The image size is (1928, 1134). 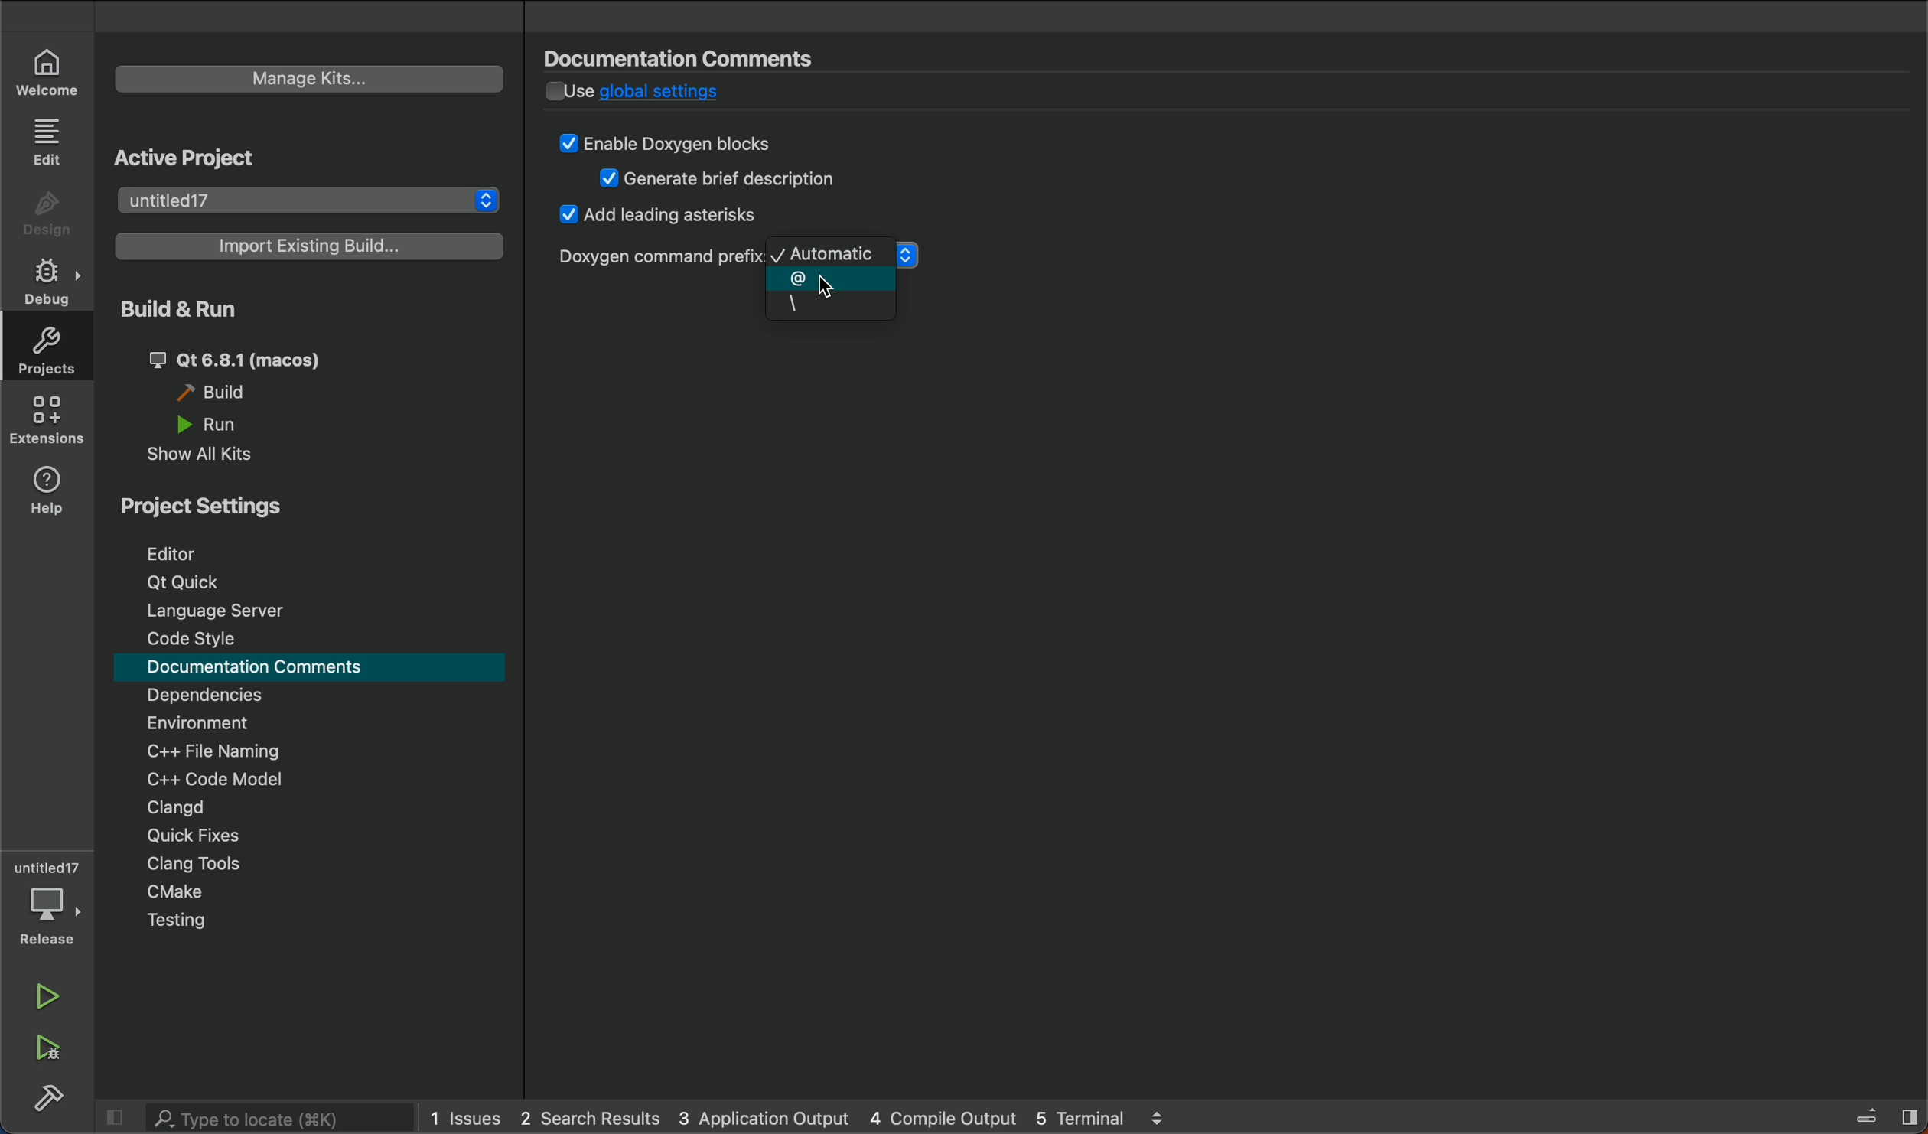 I want to click on build, so click(x=52, y=1103).